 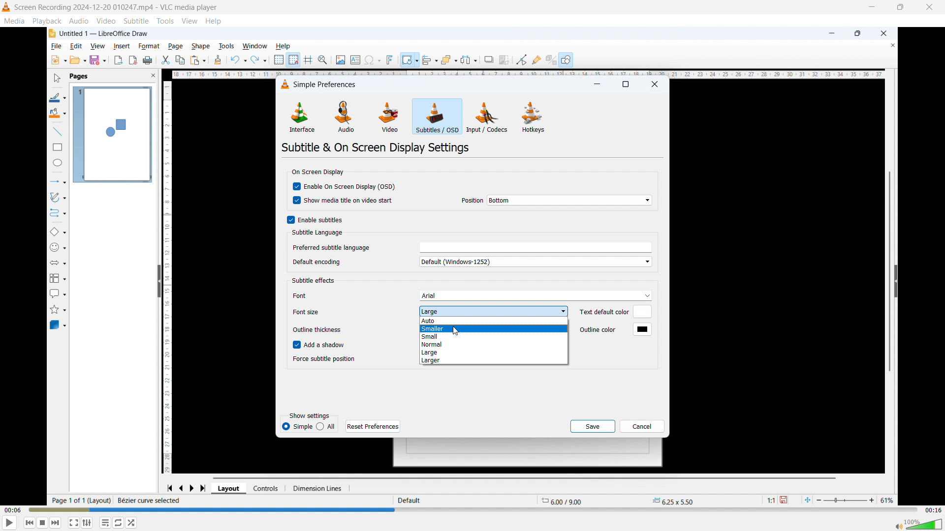 What do you see at coordinates (871, 8) in the screenshot?
I see `minimise ` at bounding box center [871, 8].